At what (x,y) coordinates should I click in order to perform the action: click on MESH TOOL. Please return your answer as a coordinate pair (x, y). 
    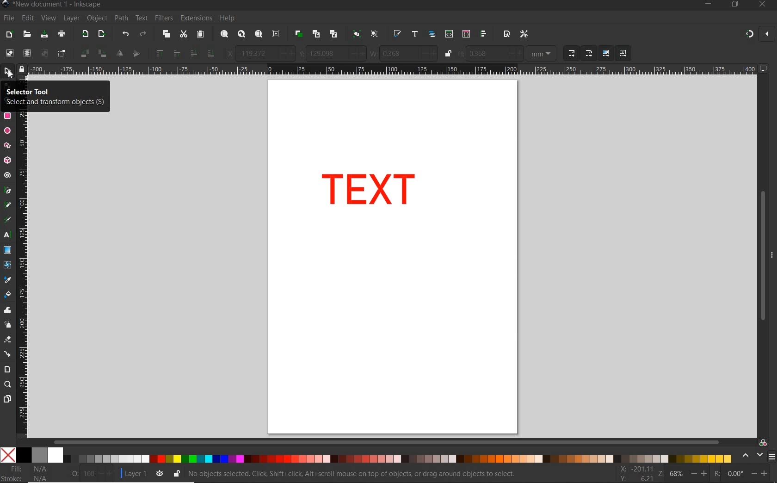
    Looking at the image, I should click on (8, 264).